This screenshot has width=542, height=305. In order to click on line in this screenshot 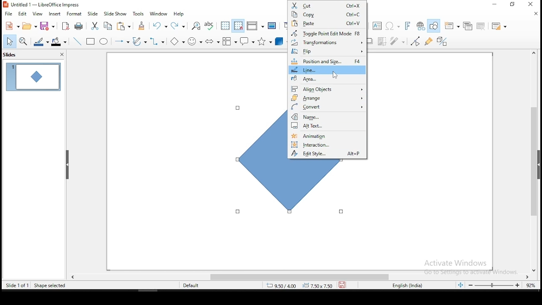, I will do `click(327, 69)`.